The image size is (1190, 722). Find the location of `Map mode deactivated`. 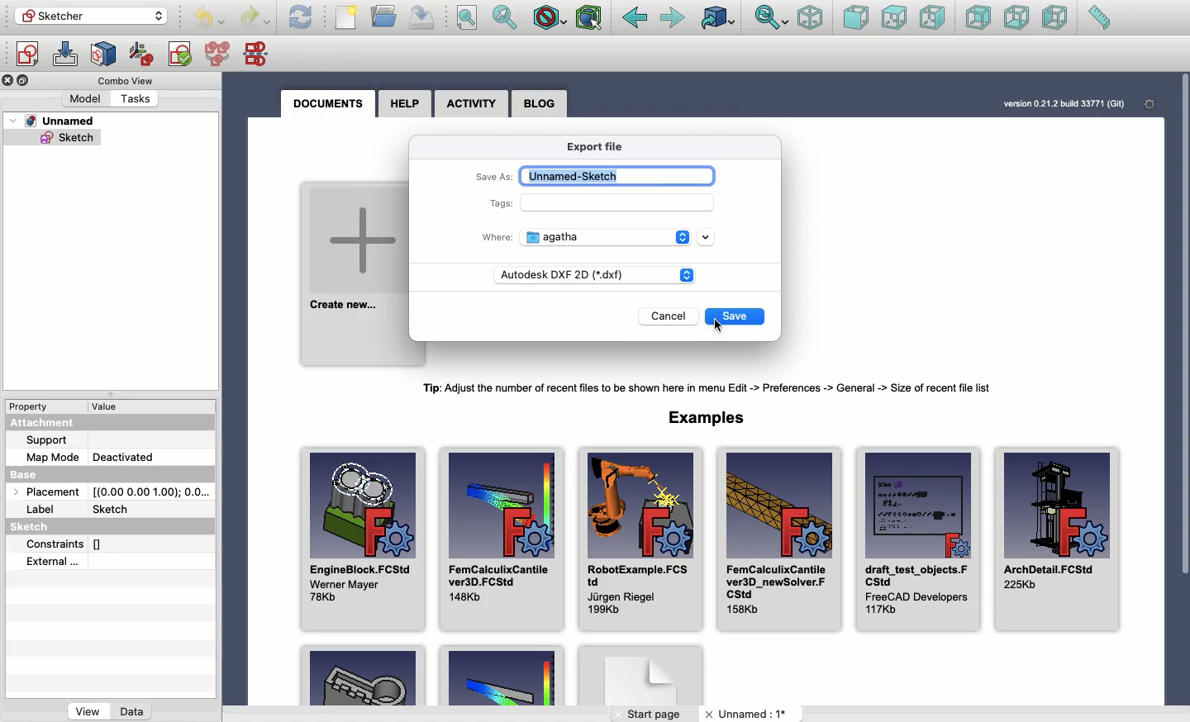

Map mode deactivated is located at coordinates (93, 457).